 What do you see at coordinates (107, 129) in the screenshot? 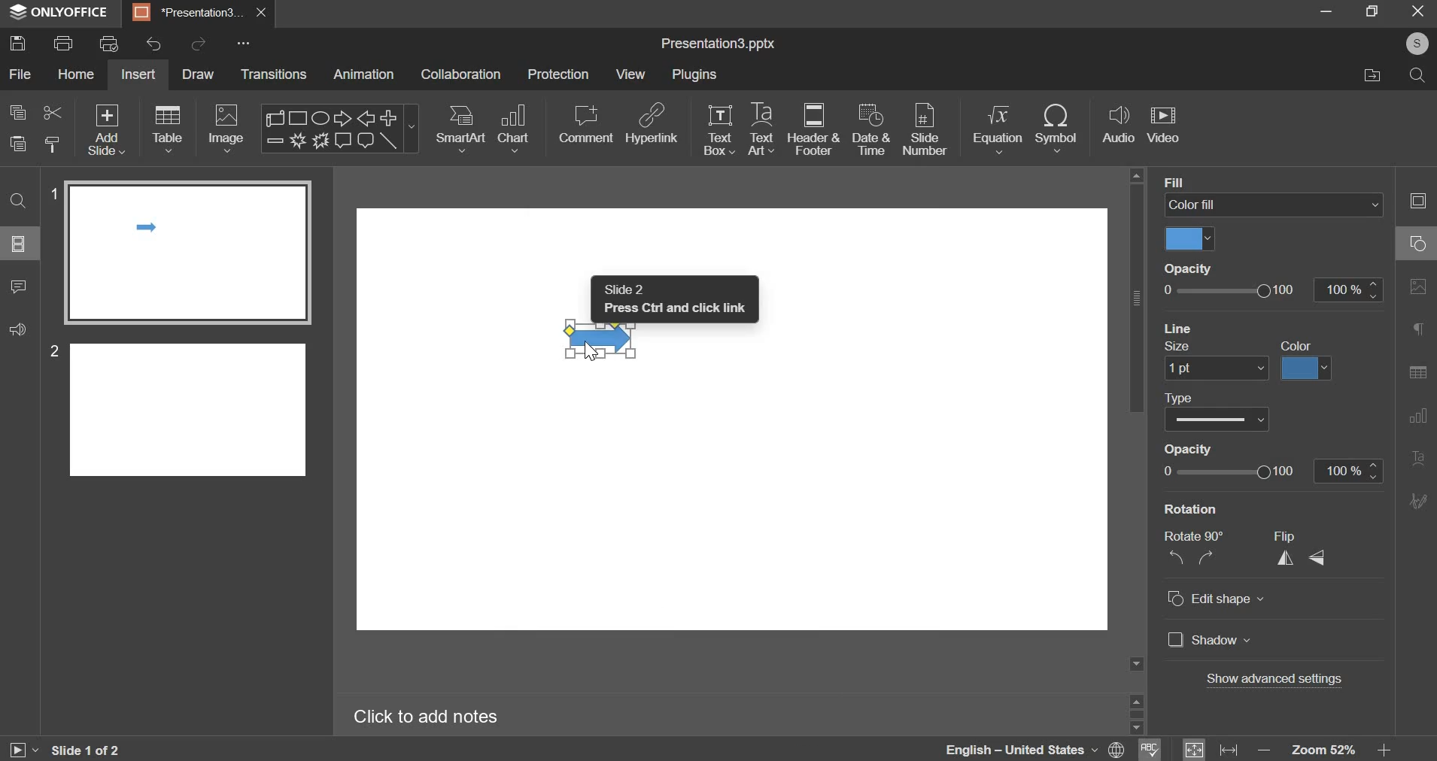
I see `add slide` at bounding box center [107, 129].